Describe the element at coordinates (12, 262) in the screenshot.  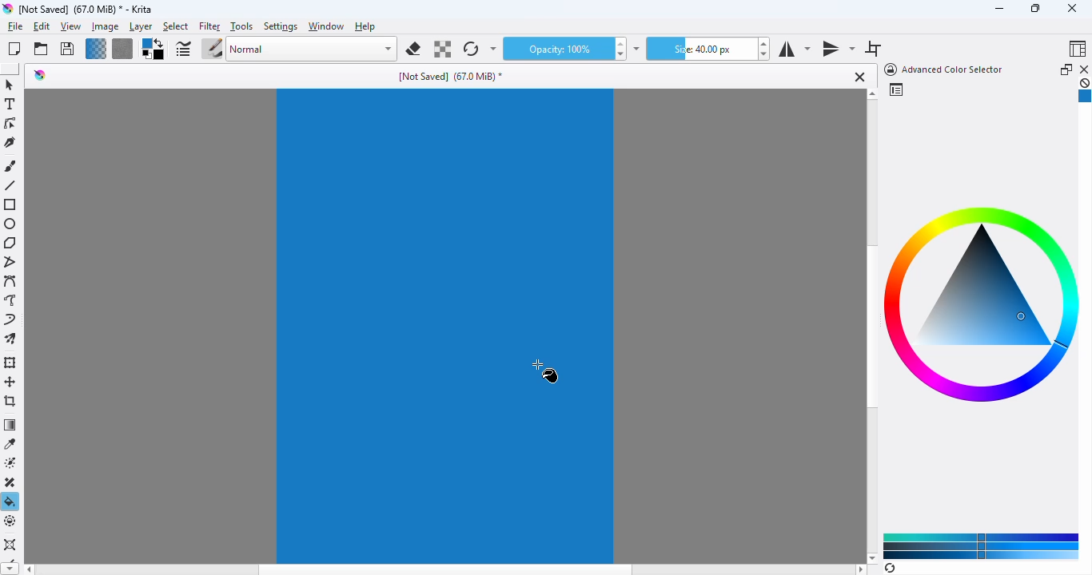
I see `polyline tool` at that location.